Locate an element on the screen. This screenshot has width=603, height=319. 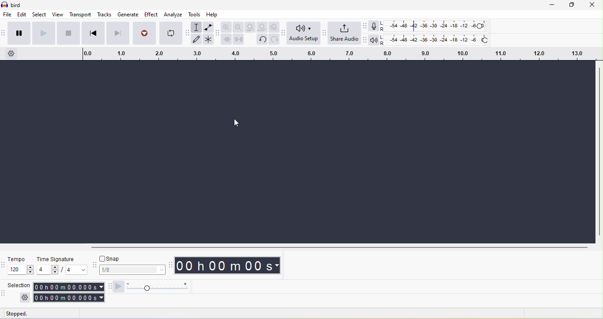
play at speed is located at coordinates (157, 287).